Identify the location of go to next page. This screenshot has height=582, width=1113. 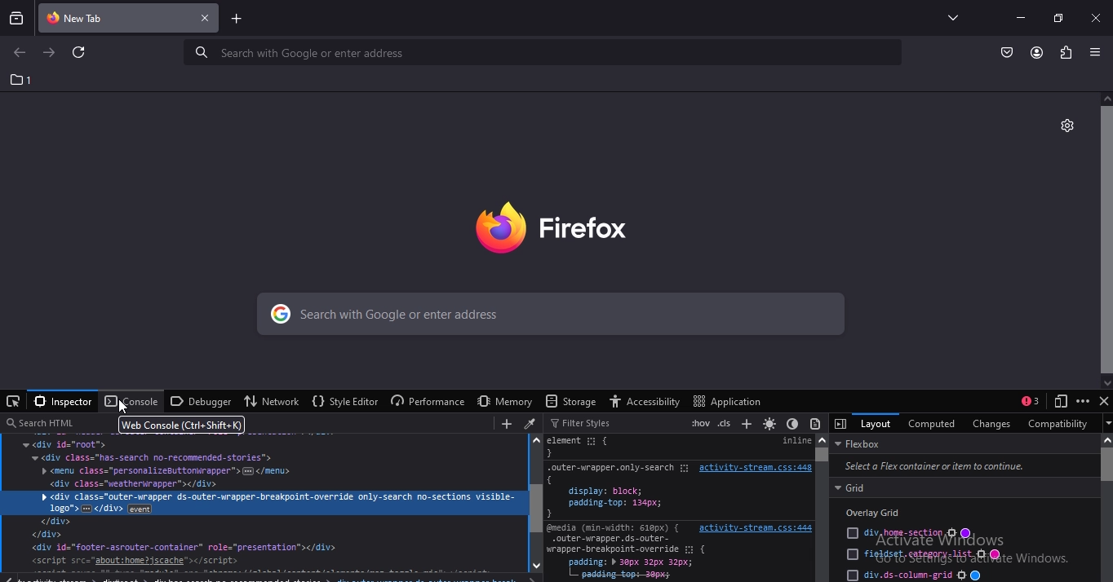
(50, 53).